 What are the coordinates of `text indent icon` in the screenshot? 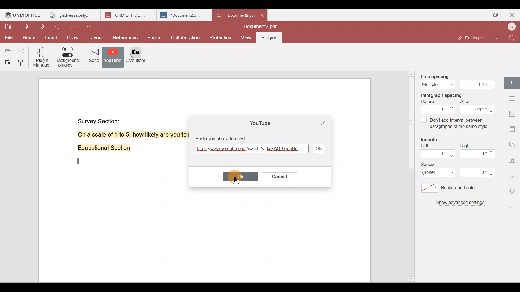 It's located at (76, 163).